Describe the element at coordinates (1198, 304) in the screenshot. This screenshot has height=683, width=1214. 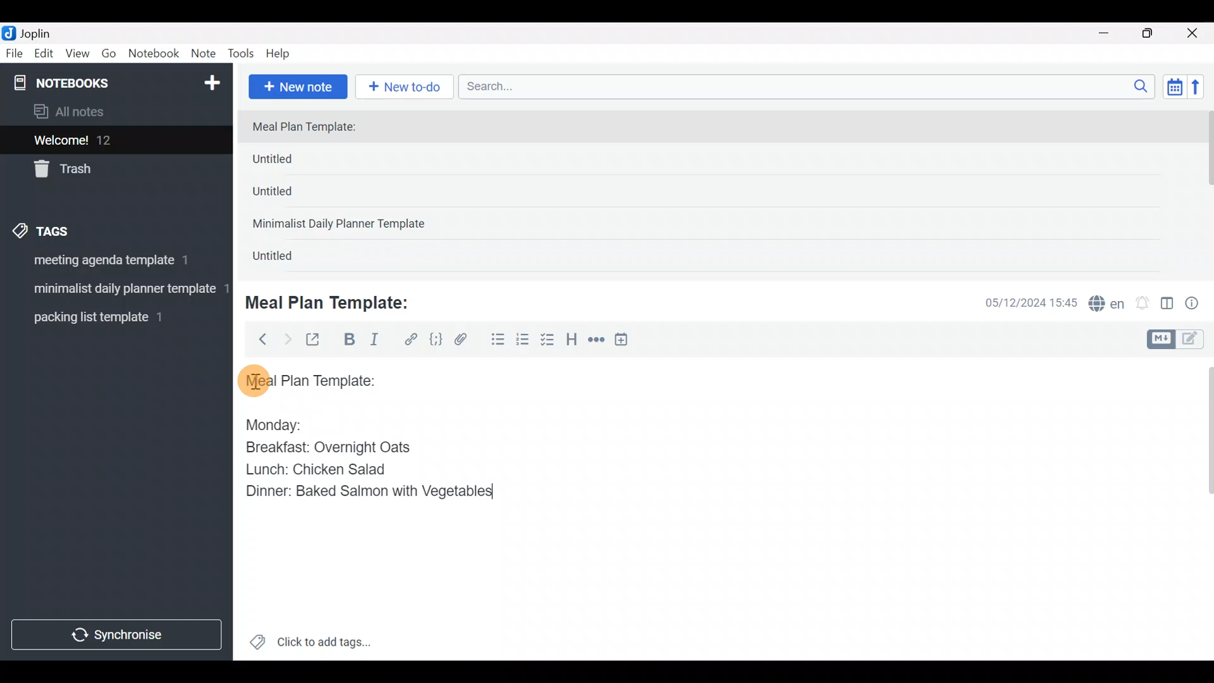
I see `Note properties` at that location.